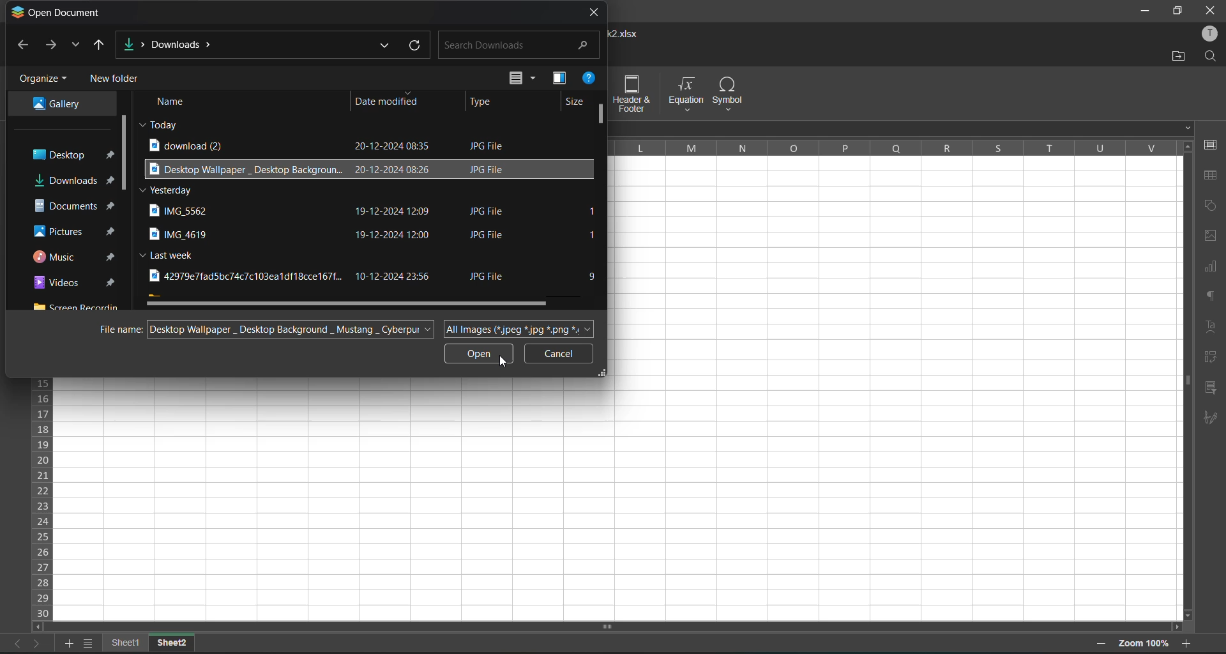  Describe the element at coordinates (1211, 389) in the screenshot. I see `slicer` at that location.